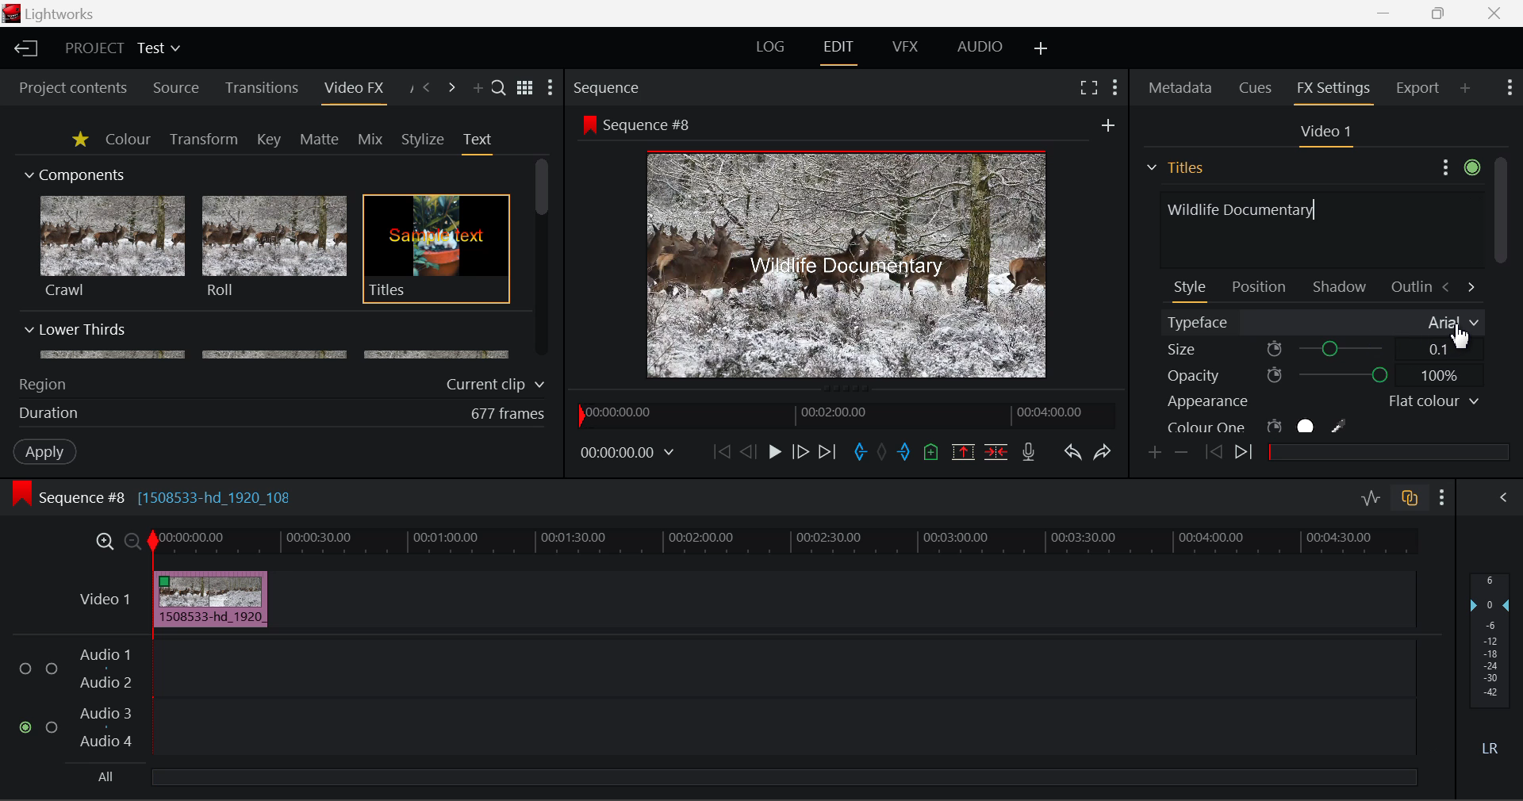  Describe the element at coordinates (73, 171) in the screenshot. I see `Components Section` at that location.